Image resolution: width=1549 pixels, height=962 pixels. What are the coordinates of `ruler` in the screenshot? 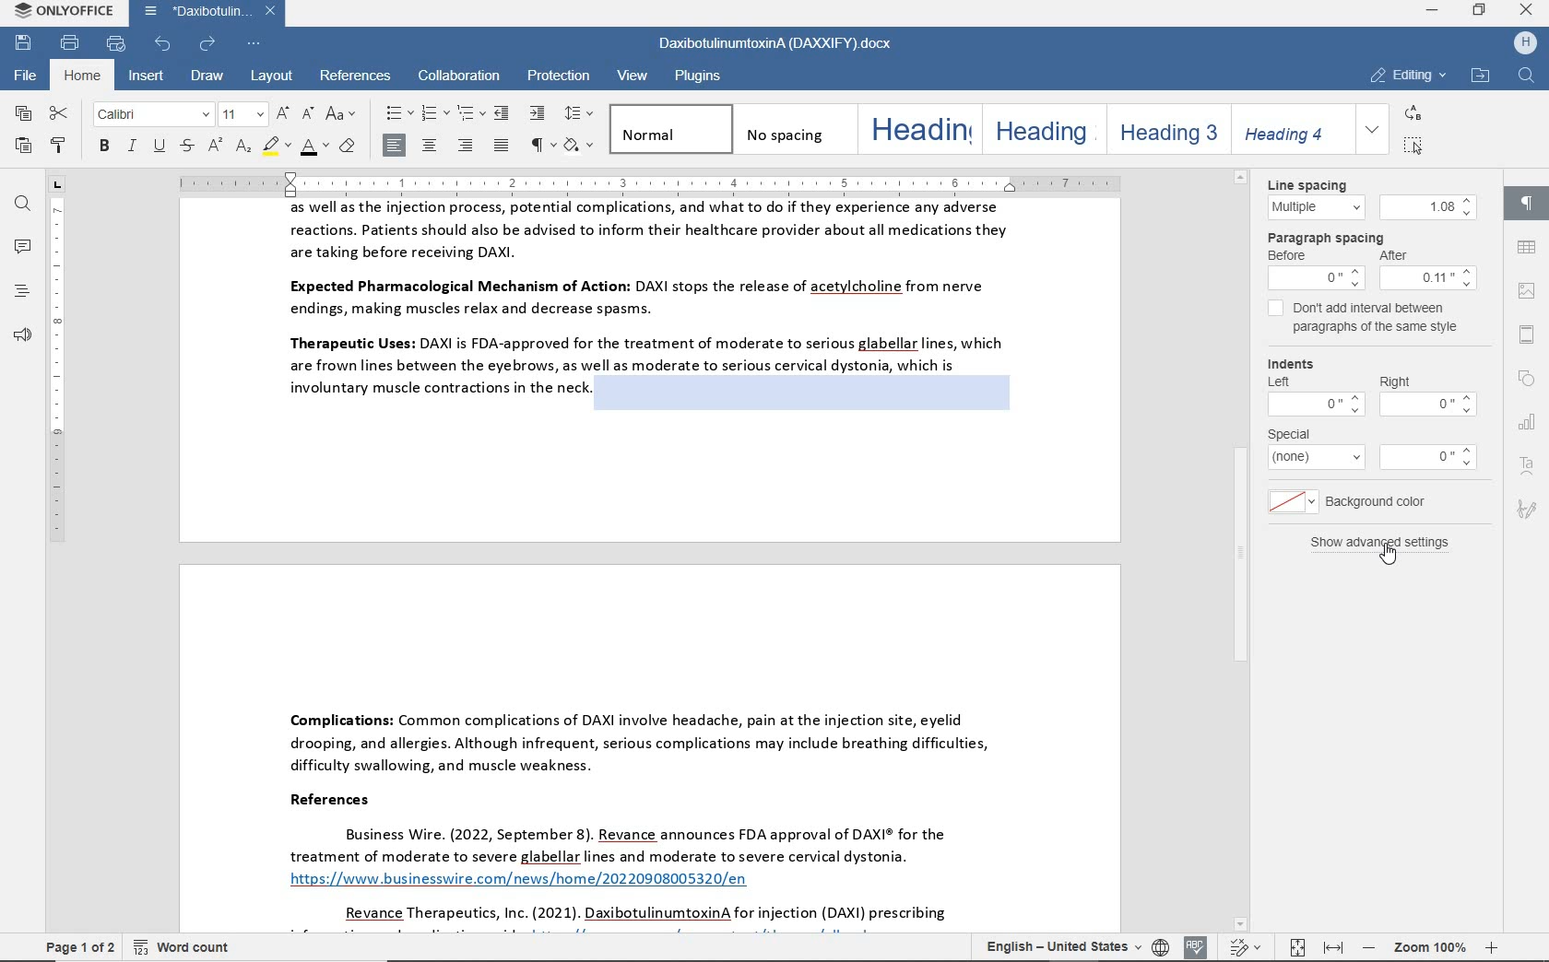 It's located at (58, 563).